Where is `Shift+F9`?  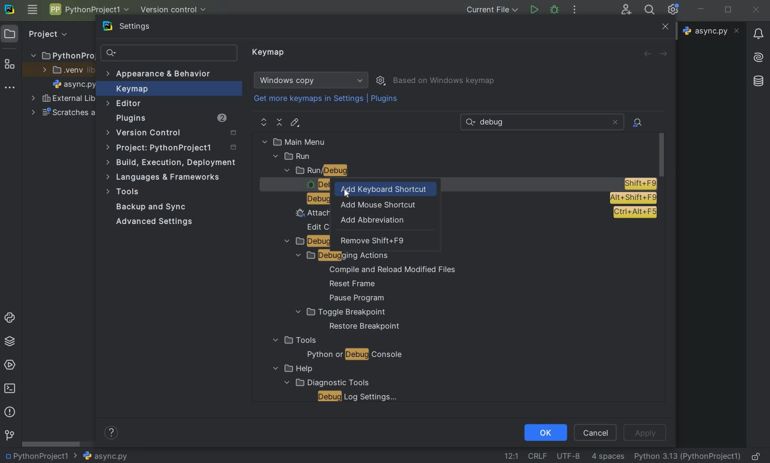
Shift+F9 is located at coordinates (640, 183).